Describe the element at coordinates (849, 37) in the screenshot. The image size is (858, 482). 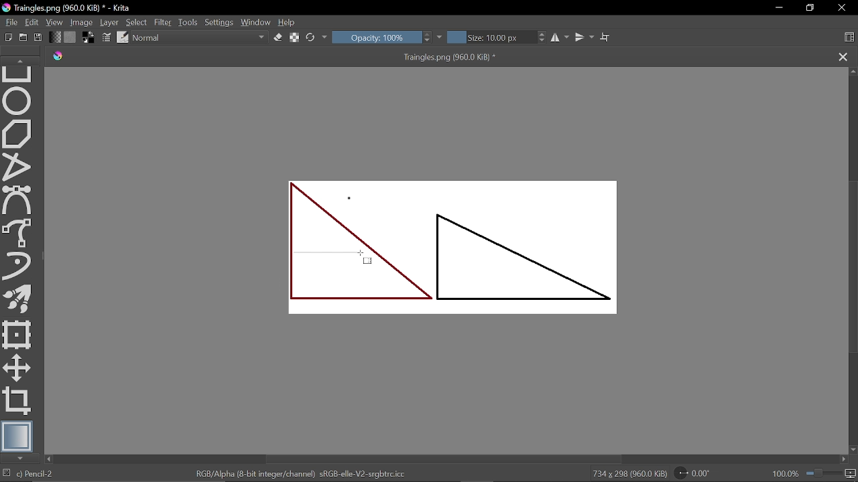
I see `Choose workspace` at that location.